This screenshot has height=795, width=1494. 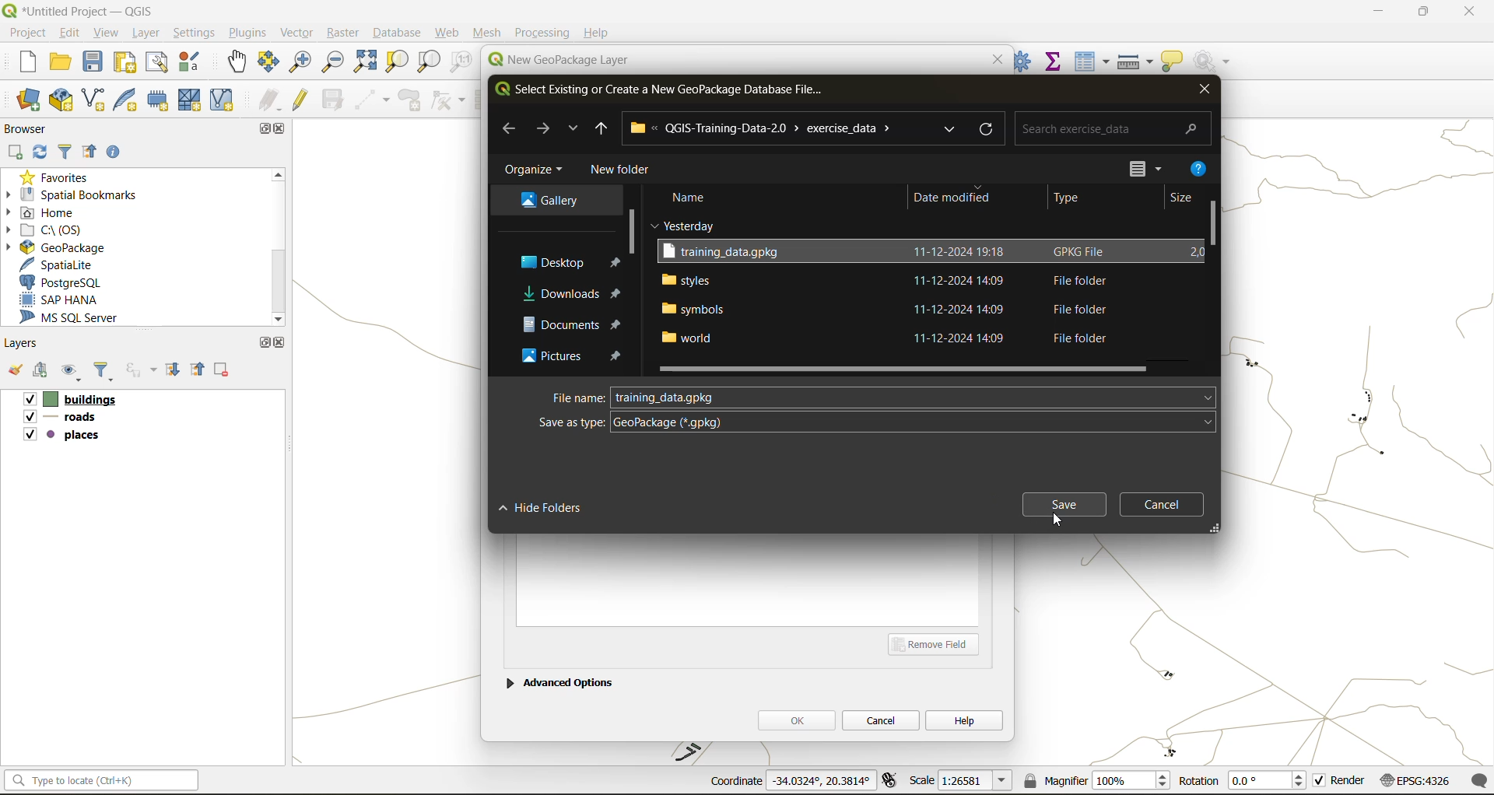 What do you see at coordinates (237, 65) in the screenshot?
I see `pan map` at bounding box center [237, 65].